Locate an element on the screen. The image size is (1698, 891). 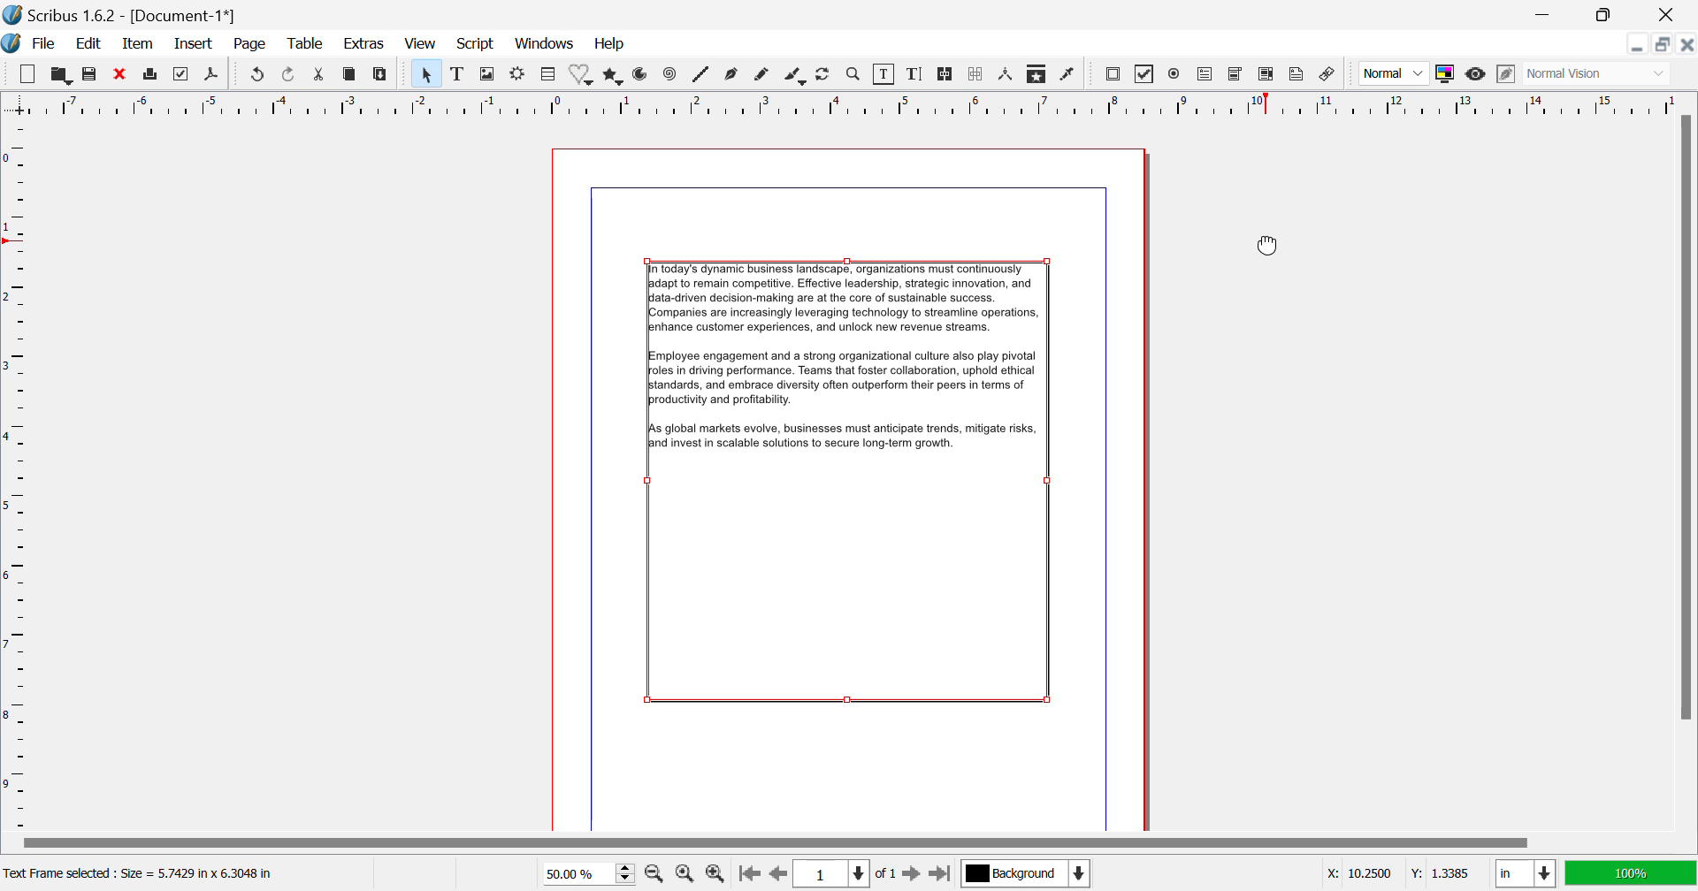
Edit Content in Frames is located at coordinates (884, 74).